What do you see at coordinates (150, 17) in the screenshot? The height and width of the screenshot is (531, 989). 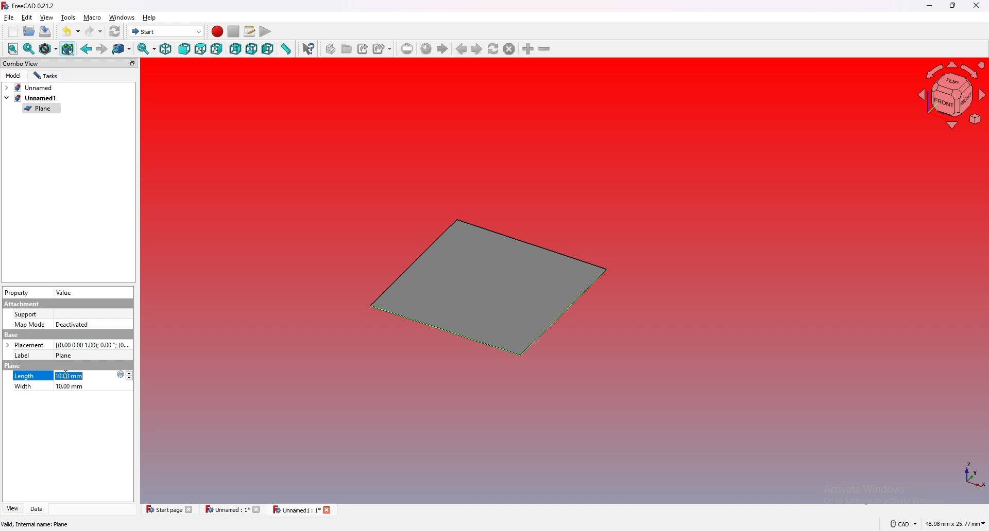 I see `help` at bounding box center [150, 17].